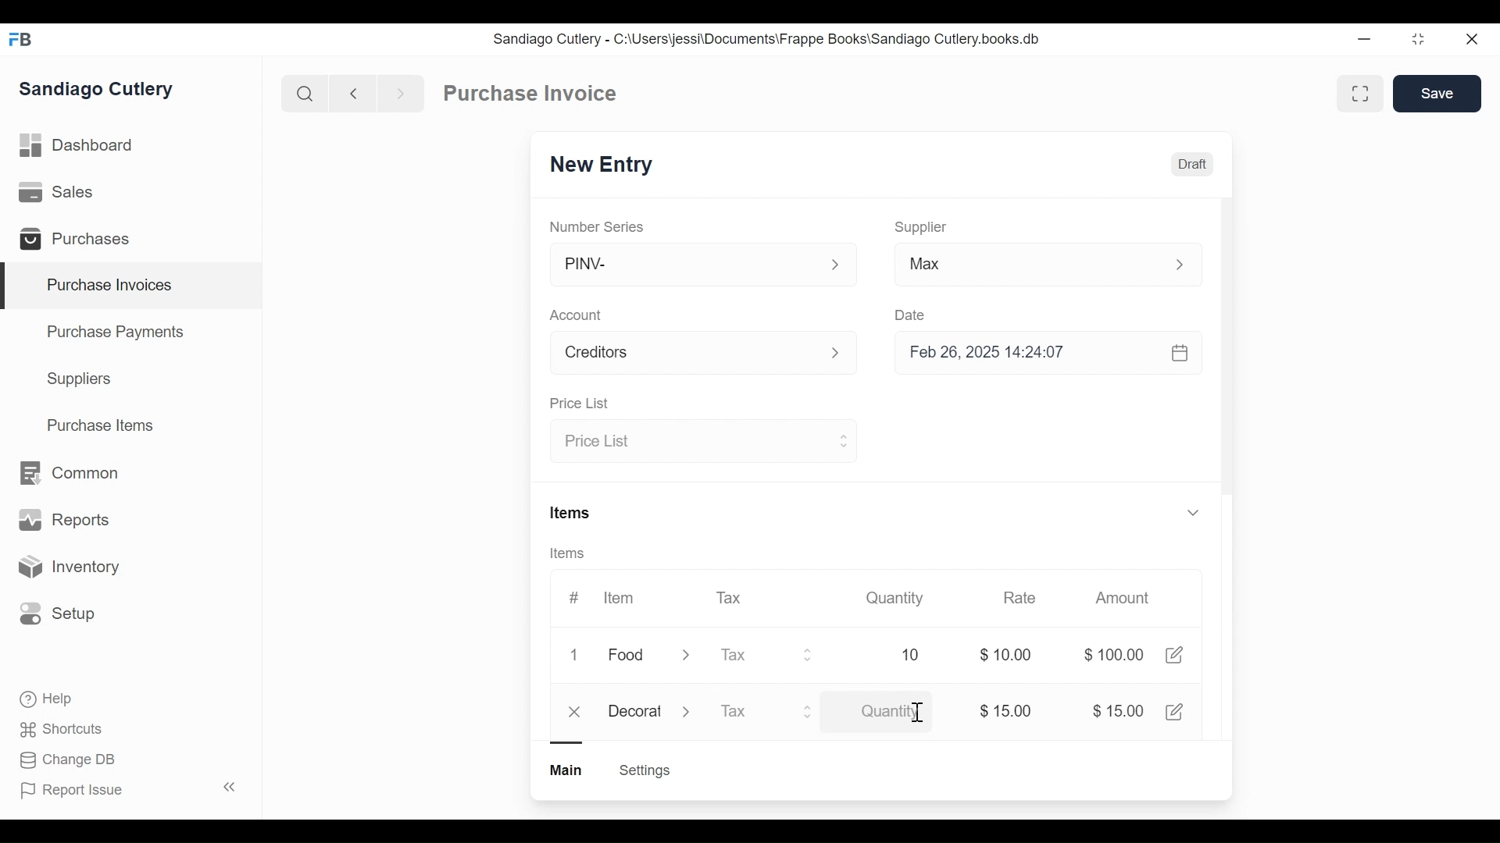 This screenshot has height=843, width=1500. What do you see at coordinates (1126, 599) in the screenshot?
I see `Amount` at bounding box center [1126, 599].